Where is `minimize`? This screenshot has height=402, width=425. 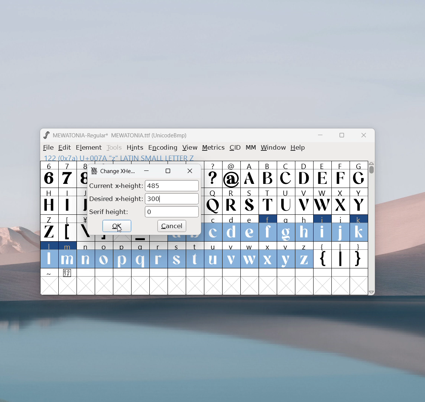
minimize is located at coordinates (323, 136).